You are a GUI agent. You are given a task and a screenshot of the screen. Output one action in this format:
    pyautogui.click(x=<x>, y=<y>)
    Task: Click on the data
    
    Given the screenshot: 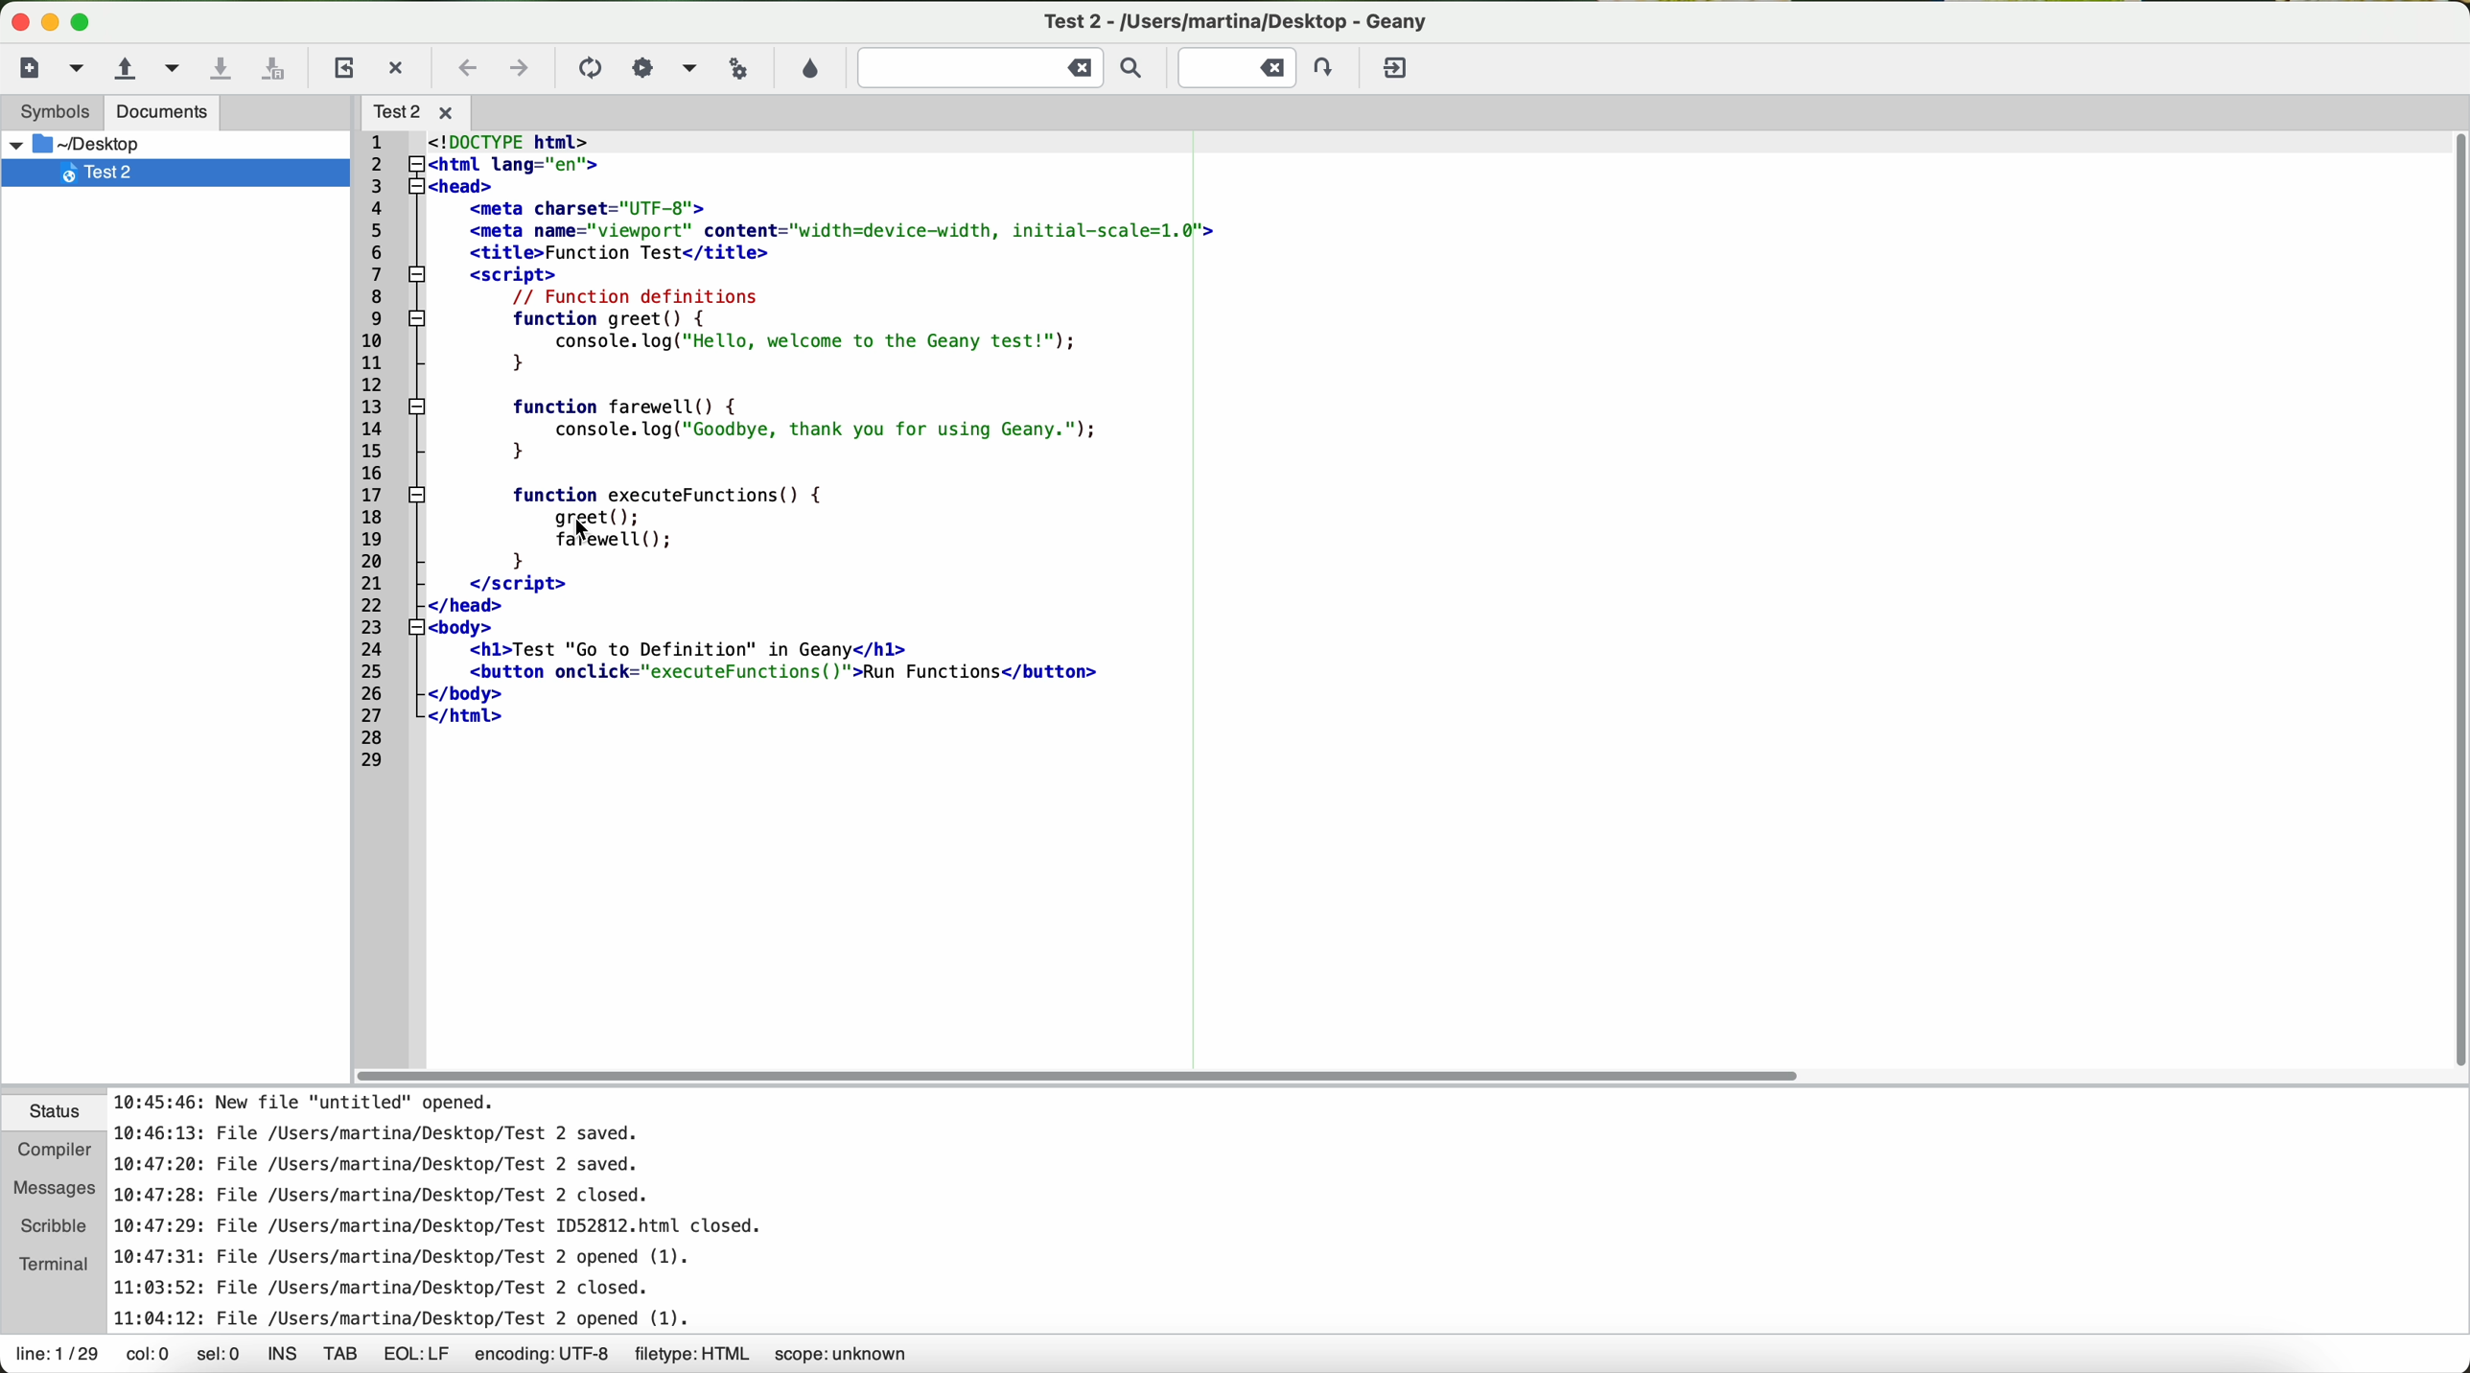 What is the action you would take?
    pyautogui.click(x=465, y=1357)
    